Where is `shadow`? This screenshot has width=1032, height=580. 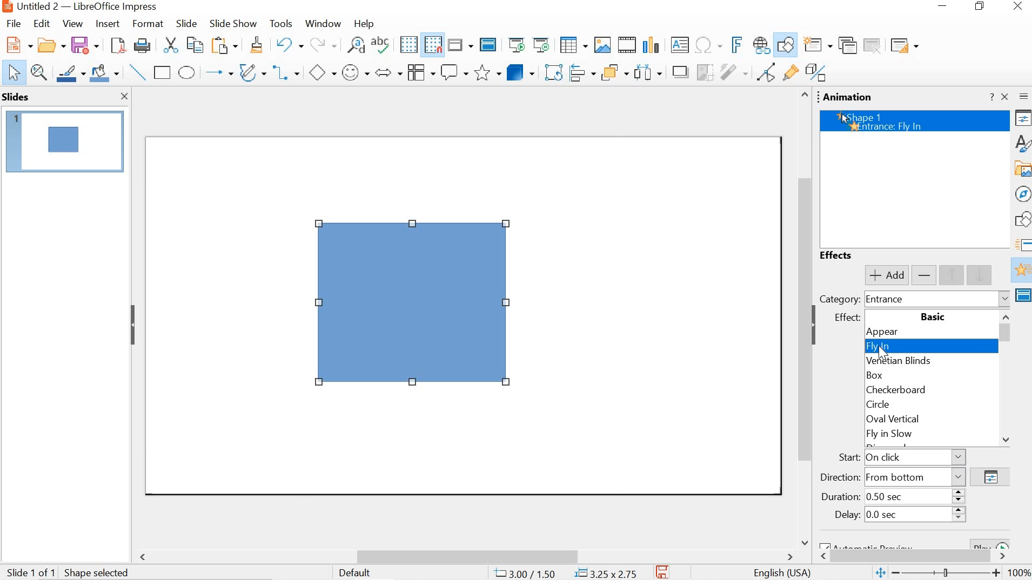
shadow is located at coordinates (676, 71).